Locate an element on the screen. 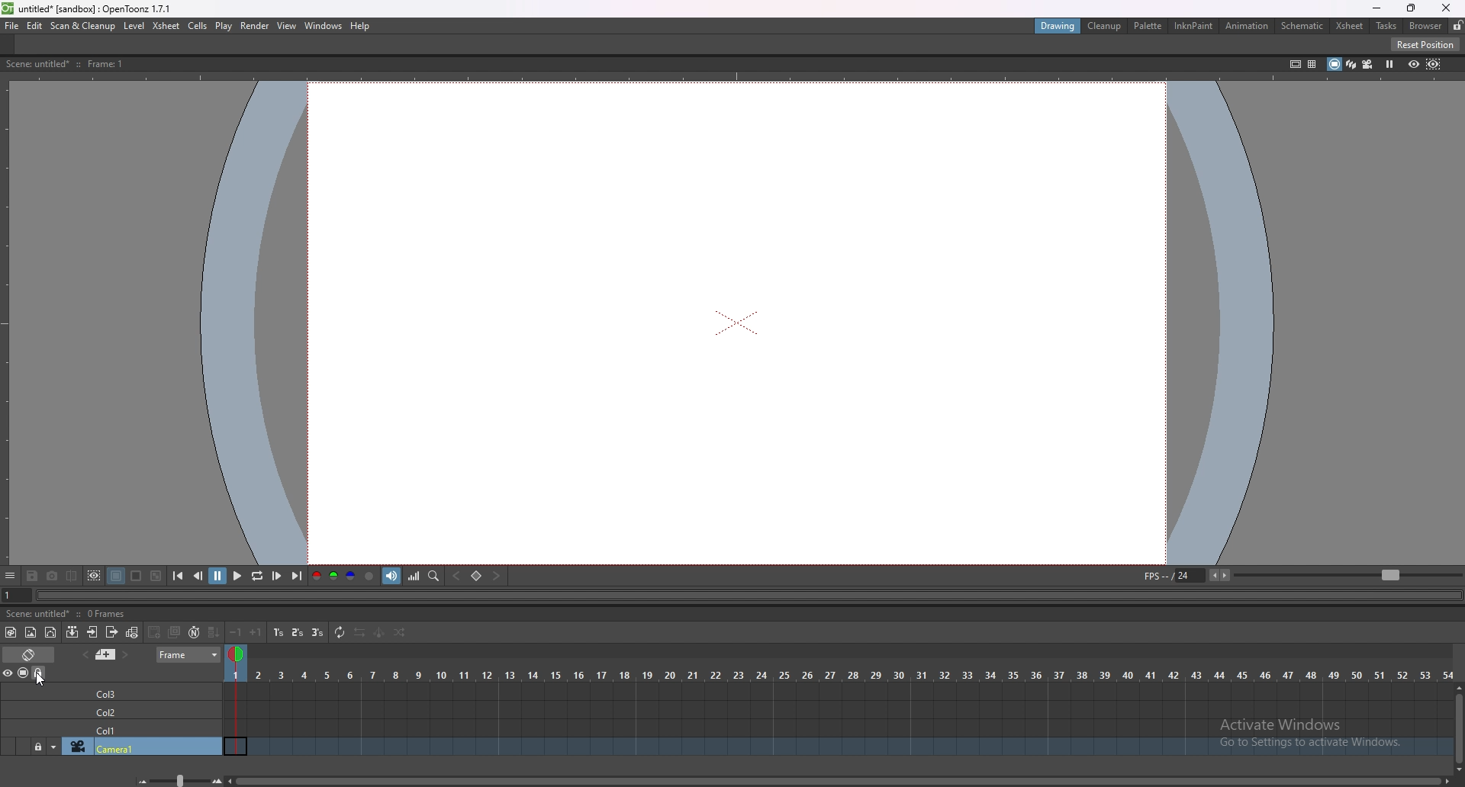 The image size is (1465, 787). black background is located at coordinates (115, 576).